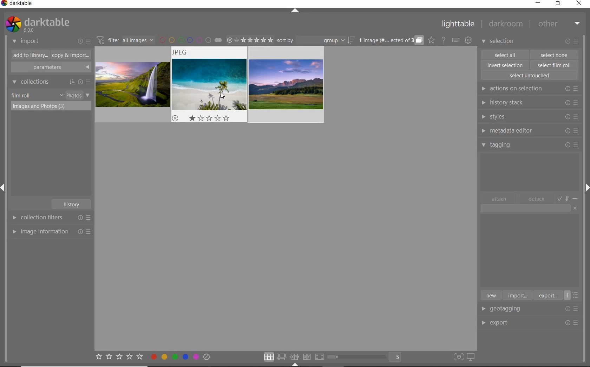 The image size is (590, 367). Describe the element at coordinates (190, 40) in the screenshot. I see `filter by image color label` at that location.